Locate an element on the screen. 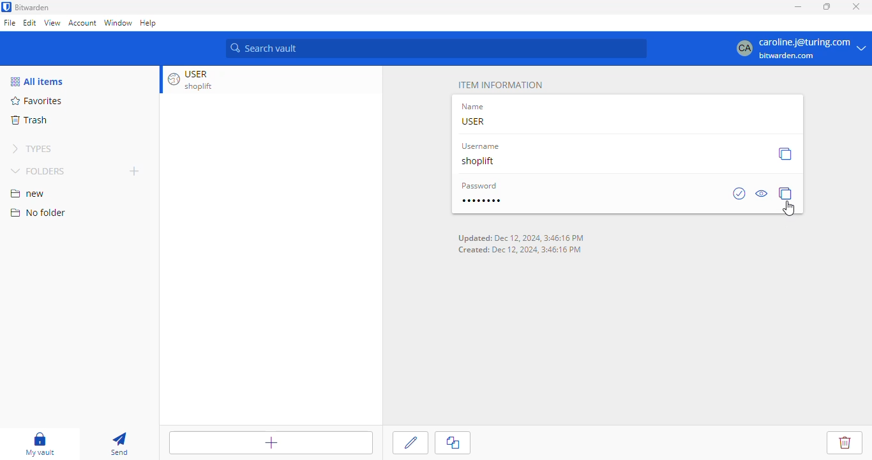 The height and width of the screenshot is (460, 872). view is located at coordinates (52, 22).